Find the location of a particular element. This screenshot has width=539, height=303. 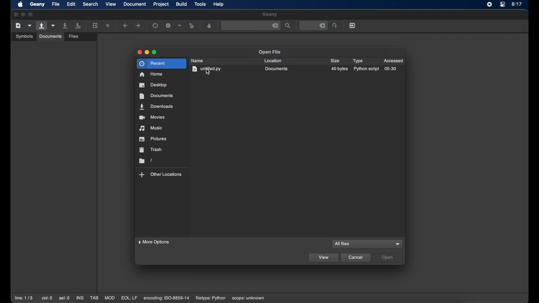

save the current file is located at coordinates (65, 26).